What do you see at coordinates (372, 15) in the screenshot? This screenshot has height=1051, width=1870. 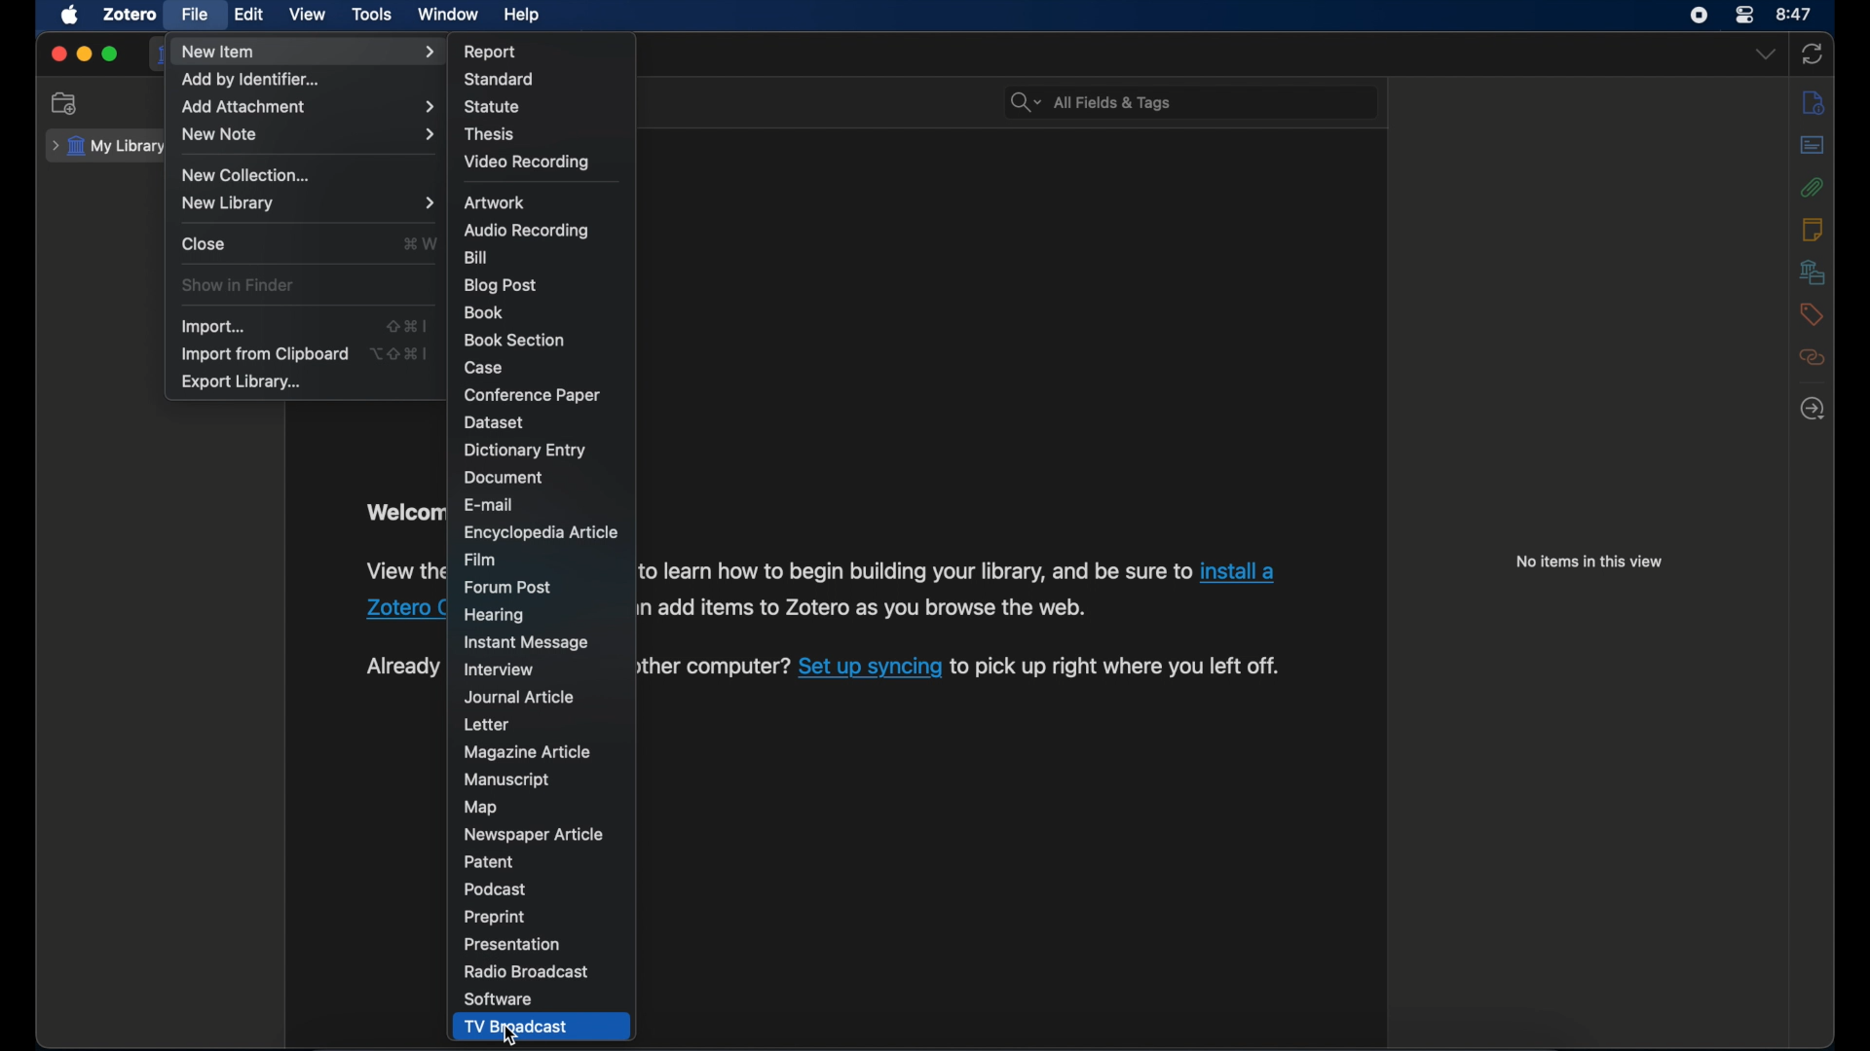 I see `tools` at bounding box center [372, 15].